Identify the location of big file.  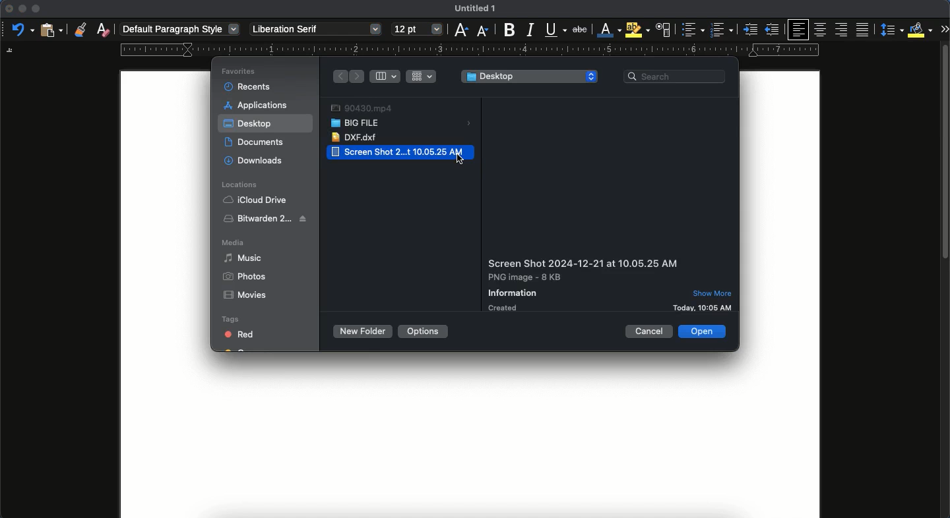
(405, 123).